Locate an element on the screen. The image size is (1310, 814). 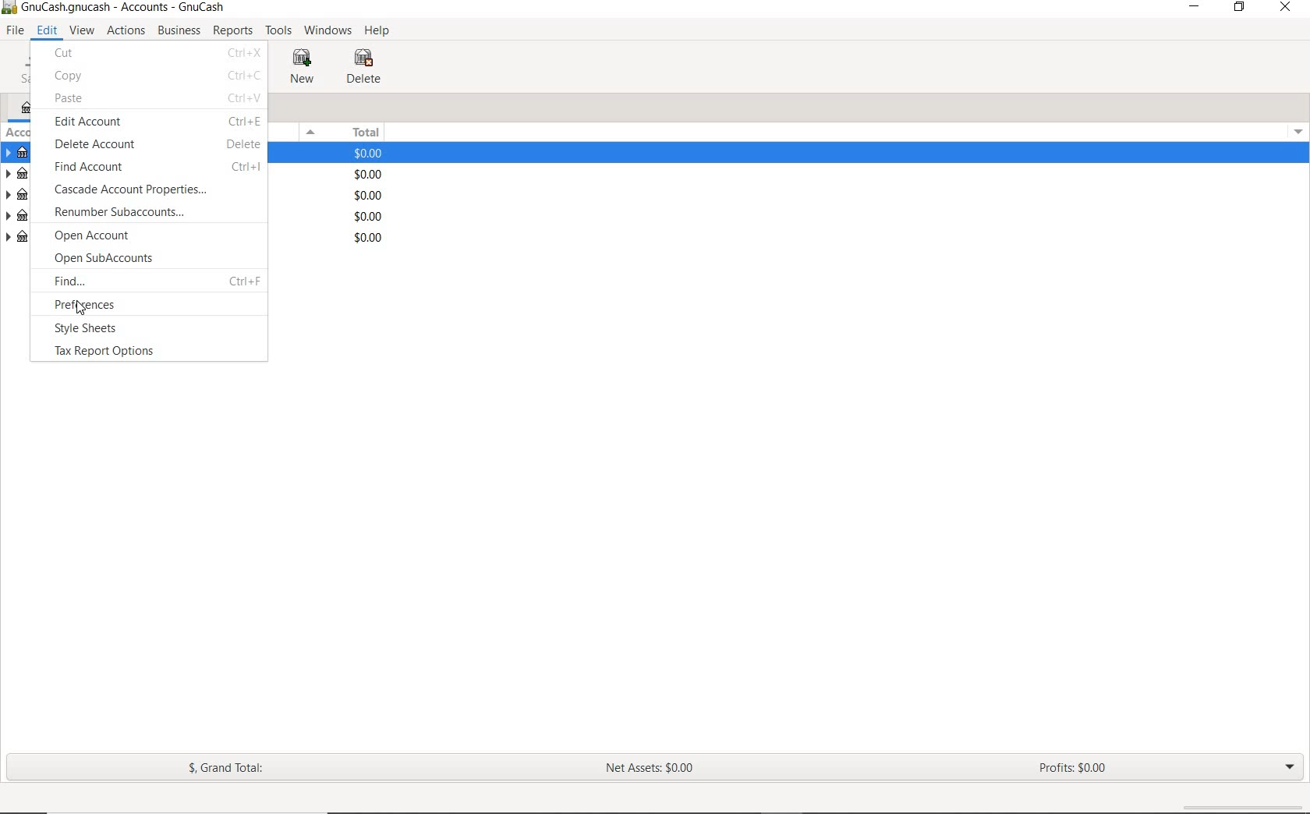
FIND is located at coordinates (155, 283).